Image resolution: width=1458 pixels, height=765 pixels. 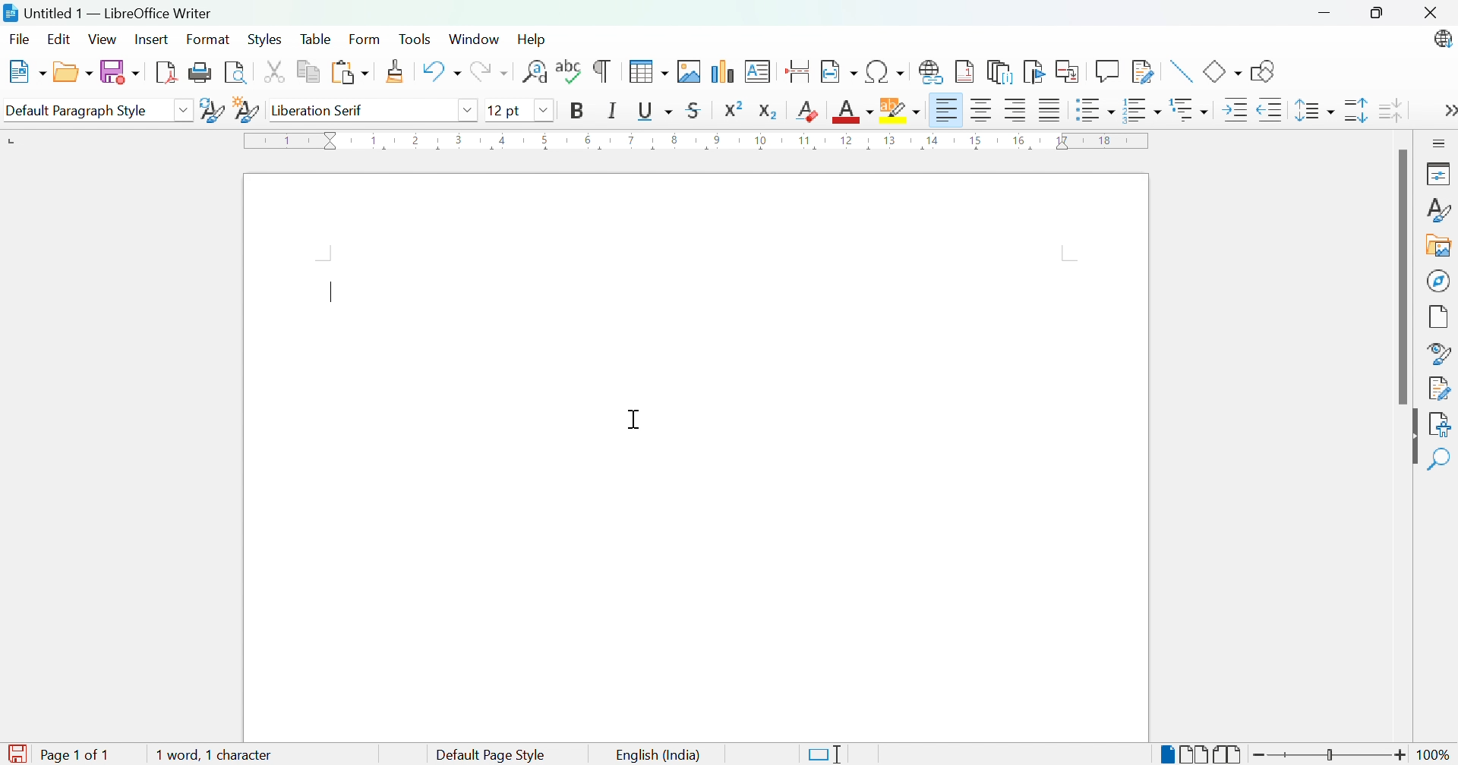 What do you see at coordinates (1437, 757) in the screenshot?
I see `100%` at bounding box center [1437, 757].